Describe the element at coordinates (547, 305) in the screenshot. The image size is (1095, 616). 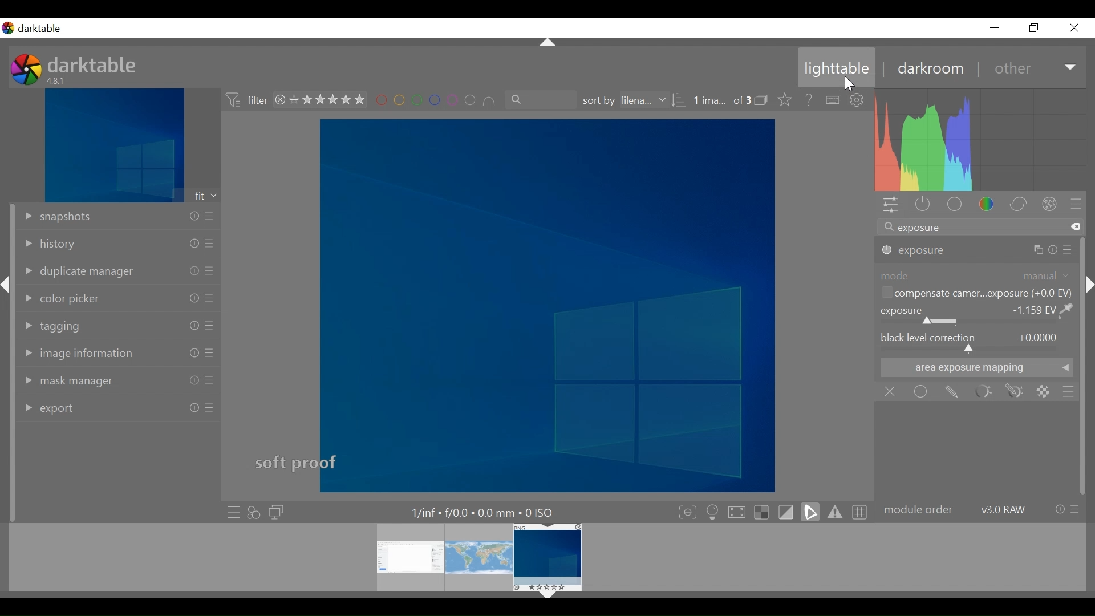
I see `image` at that location.